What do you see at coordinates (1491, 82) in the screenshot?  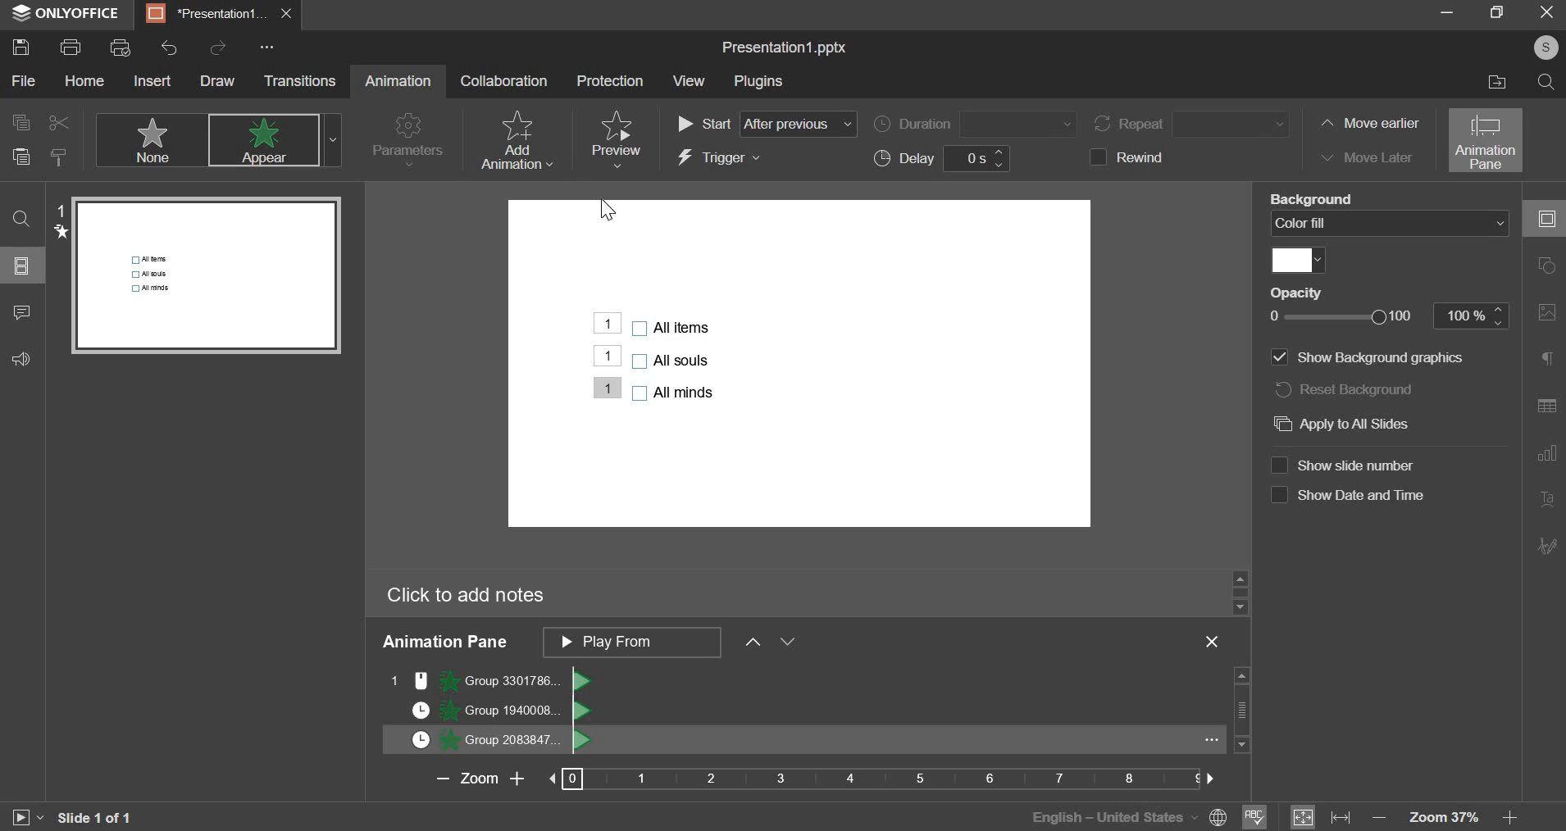 I see `file location` at bounding box center [1491, 82].